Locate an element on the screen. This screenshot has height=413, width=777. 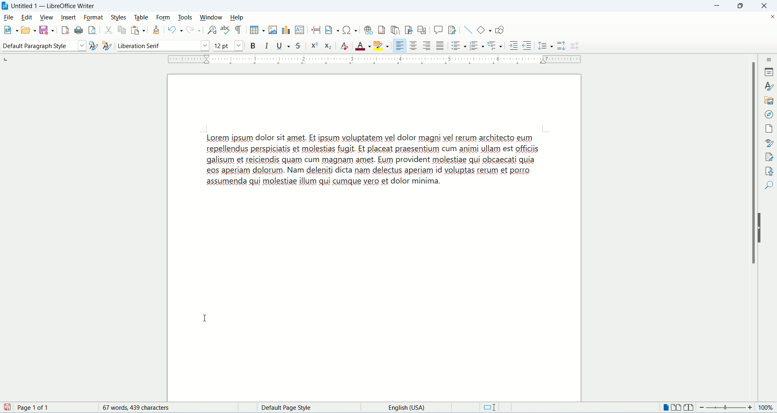
page is located at coordinates (769, 129).